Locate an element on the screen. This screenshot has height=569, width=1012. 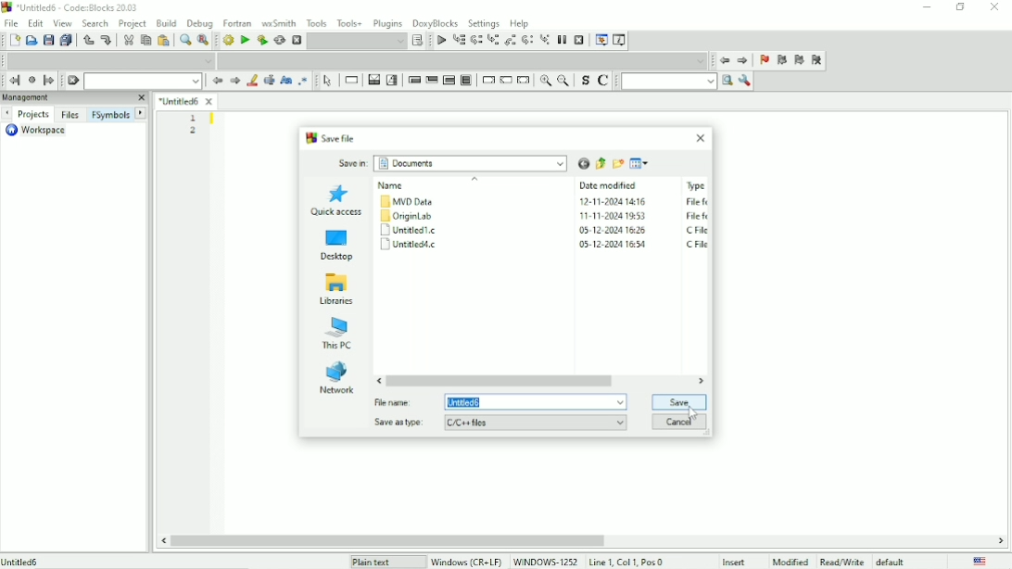
Run search is located at coordinates (677, 82).